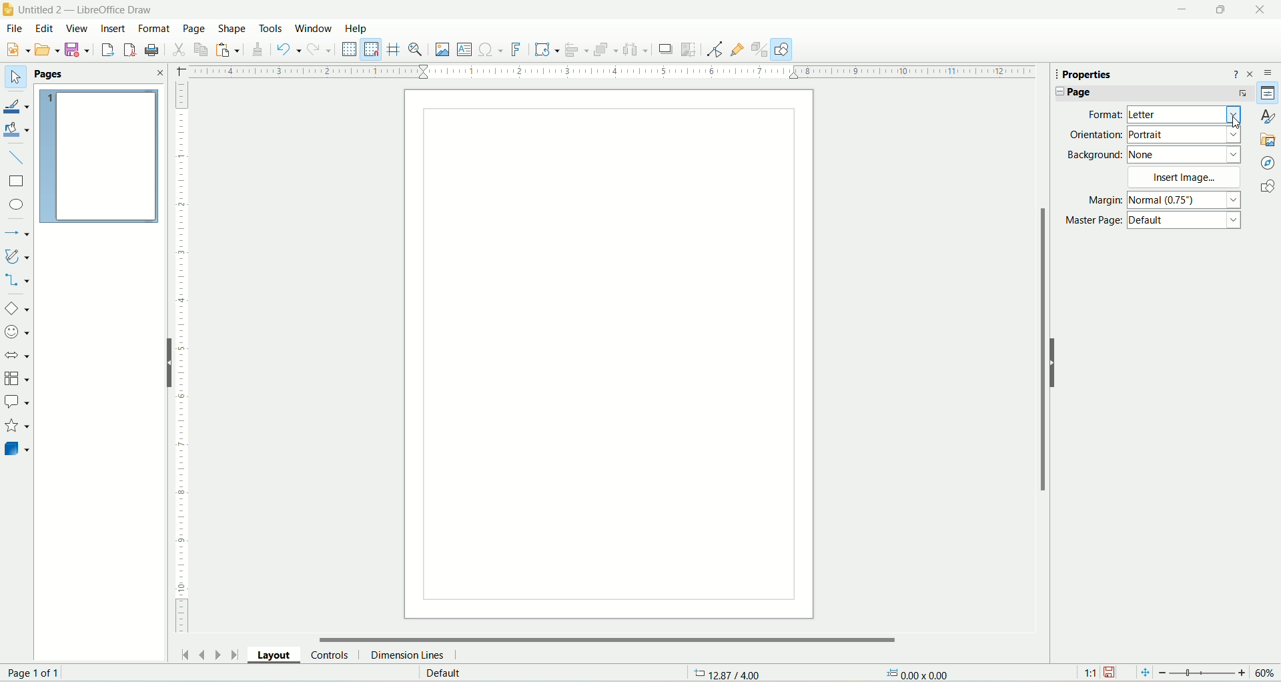 This screenshot has height=682, width=1281. What do you see at coordinates (17, 451) in the screenshot?
I see `3D objects` at bounding box center [17, 451].